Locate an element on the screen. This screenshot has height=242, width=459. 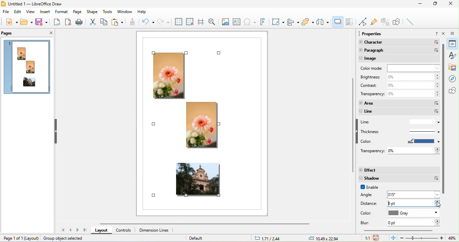
previous page is located at coordinates (71, 230).